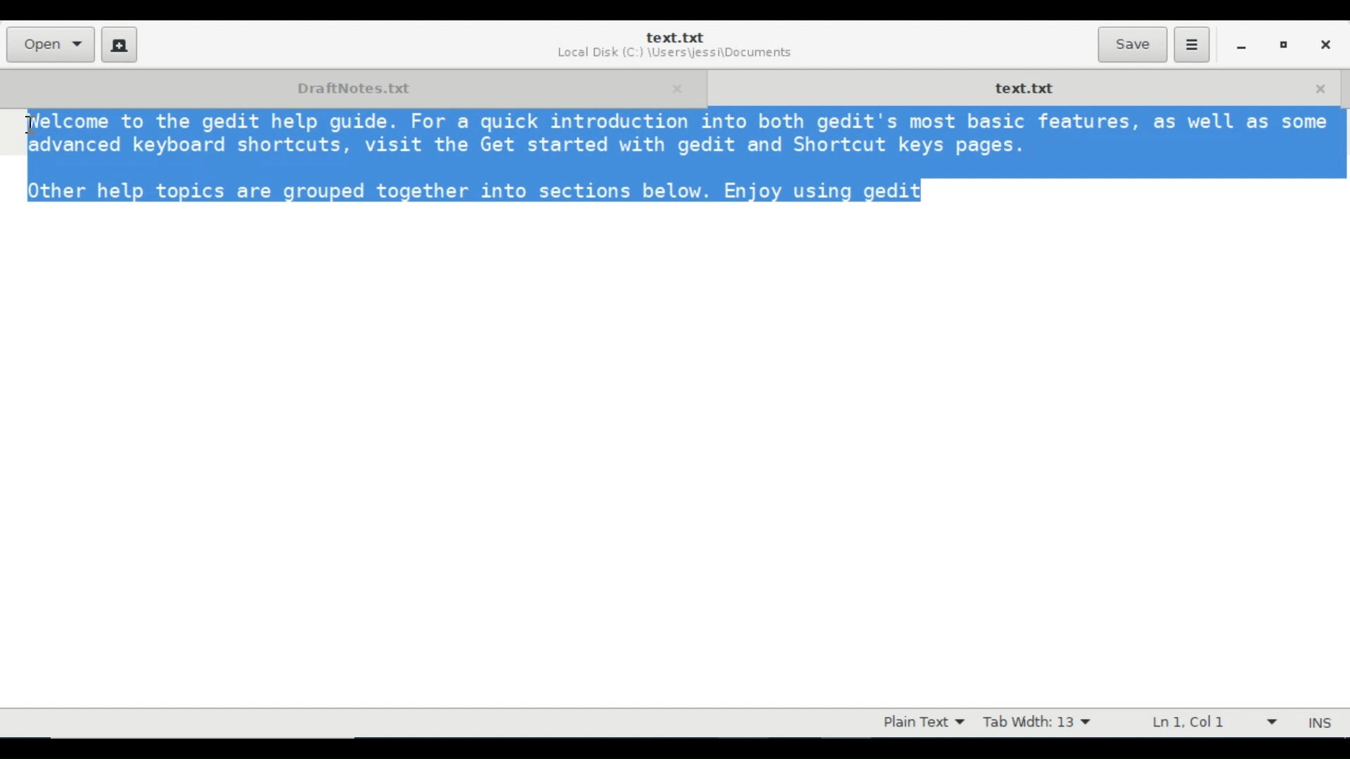 The height and width of the screenshot is (759, 1350). I want to click on Restore, so click(1284, 44).